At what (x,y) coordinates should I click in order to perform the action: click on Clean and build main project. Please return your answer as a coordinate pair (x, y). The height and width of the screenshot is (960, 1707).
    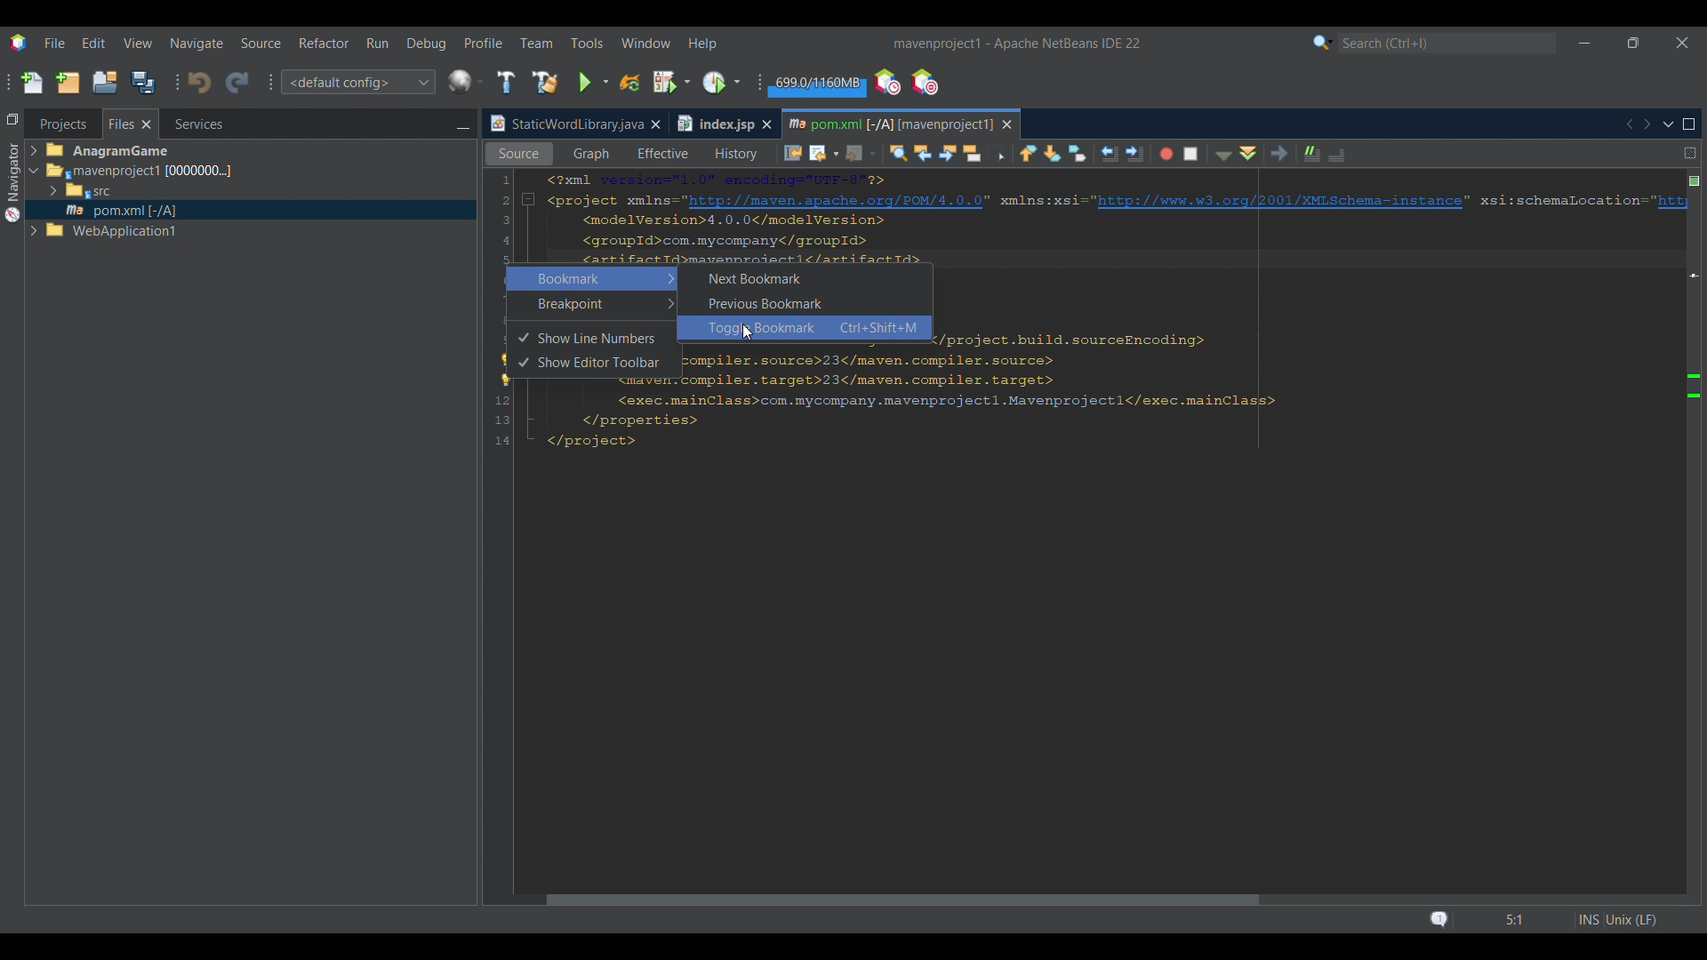
    Looking at the image, I should click on (545, 83).